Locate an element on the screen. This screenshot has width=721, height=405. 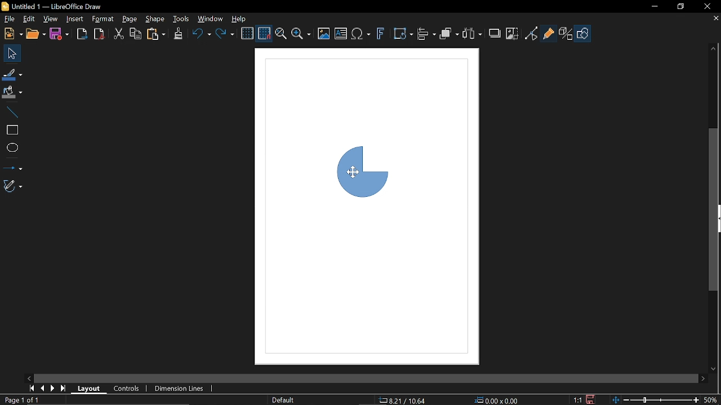
cursor is located at coordinates (353, 170).